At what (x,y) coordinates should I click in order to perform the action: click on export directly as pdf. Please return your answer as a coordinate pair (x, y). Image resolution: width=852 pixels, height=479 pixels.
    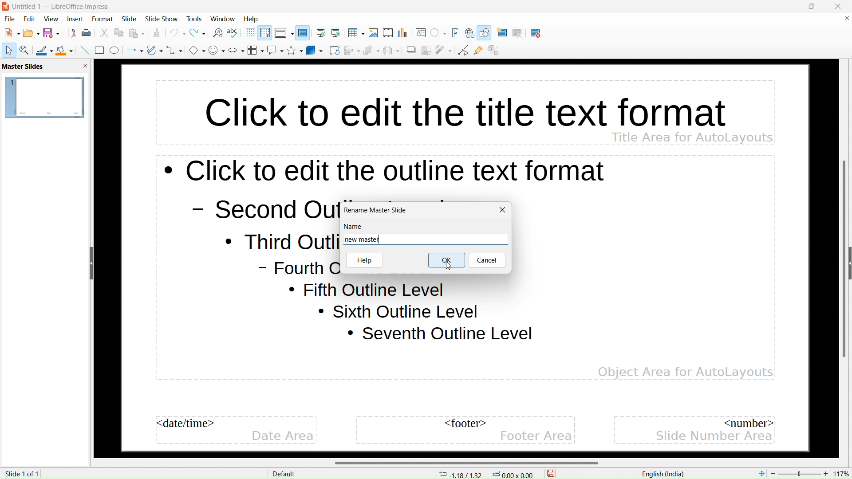
    Looking at the image, I should click on (72, 34).